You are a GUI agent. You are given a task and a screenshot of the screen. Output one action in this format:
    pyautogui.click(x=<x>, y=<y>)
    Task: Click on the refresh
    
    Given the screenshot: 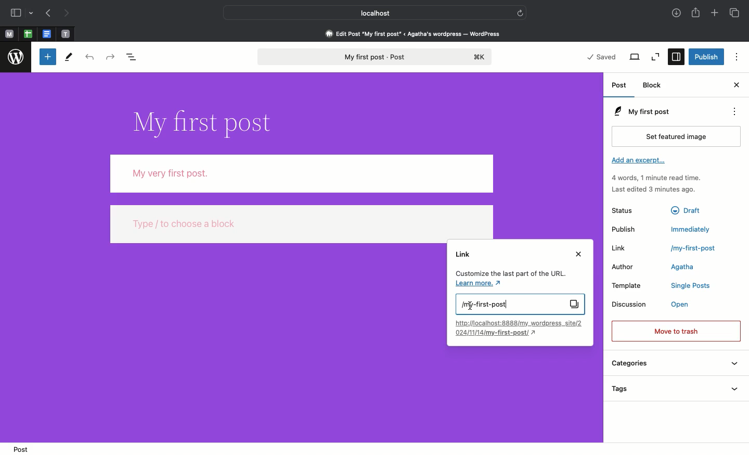 What is the action you would take?
    pyautogui.click(x=521, y=12)
    